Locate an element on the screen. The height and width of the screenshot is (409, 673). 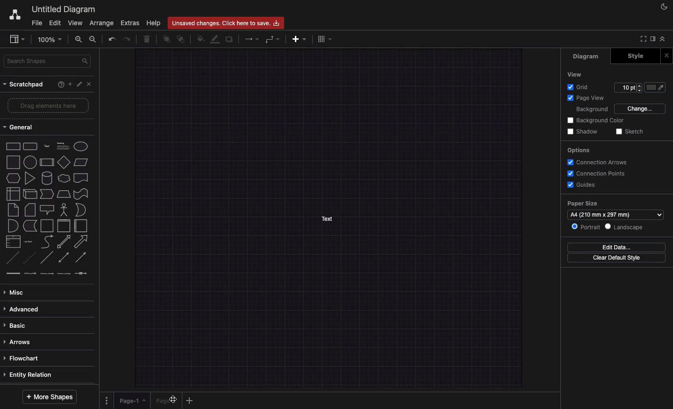
Unsaved changes. click here to save. is located at coordinates (226, 23).